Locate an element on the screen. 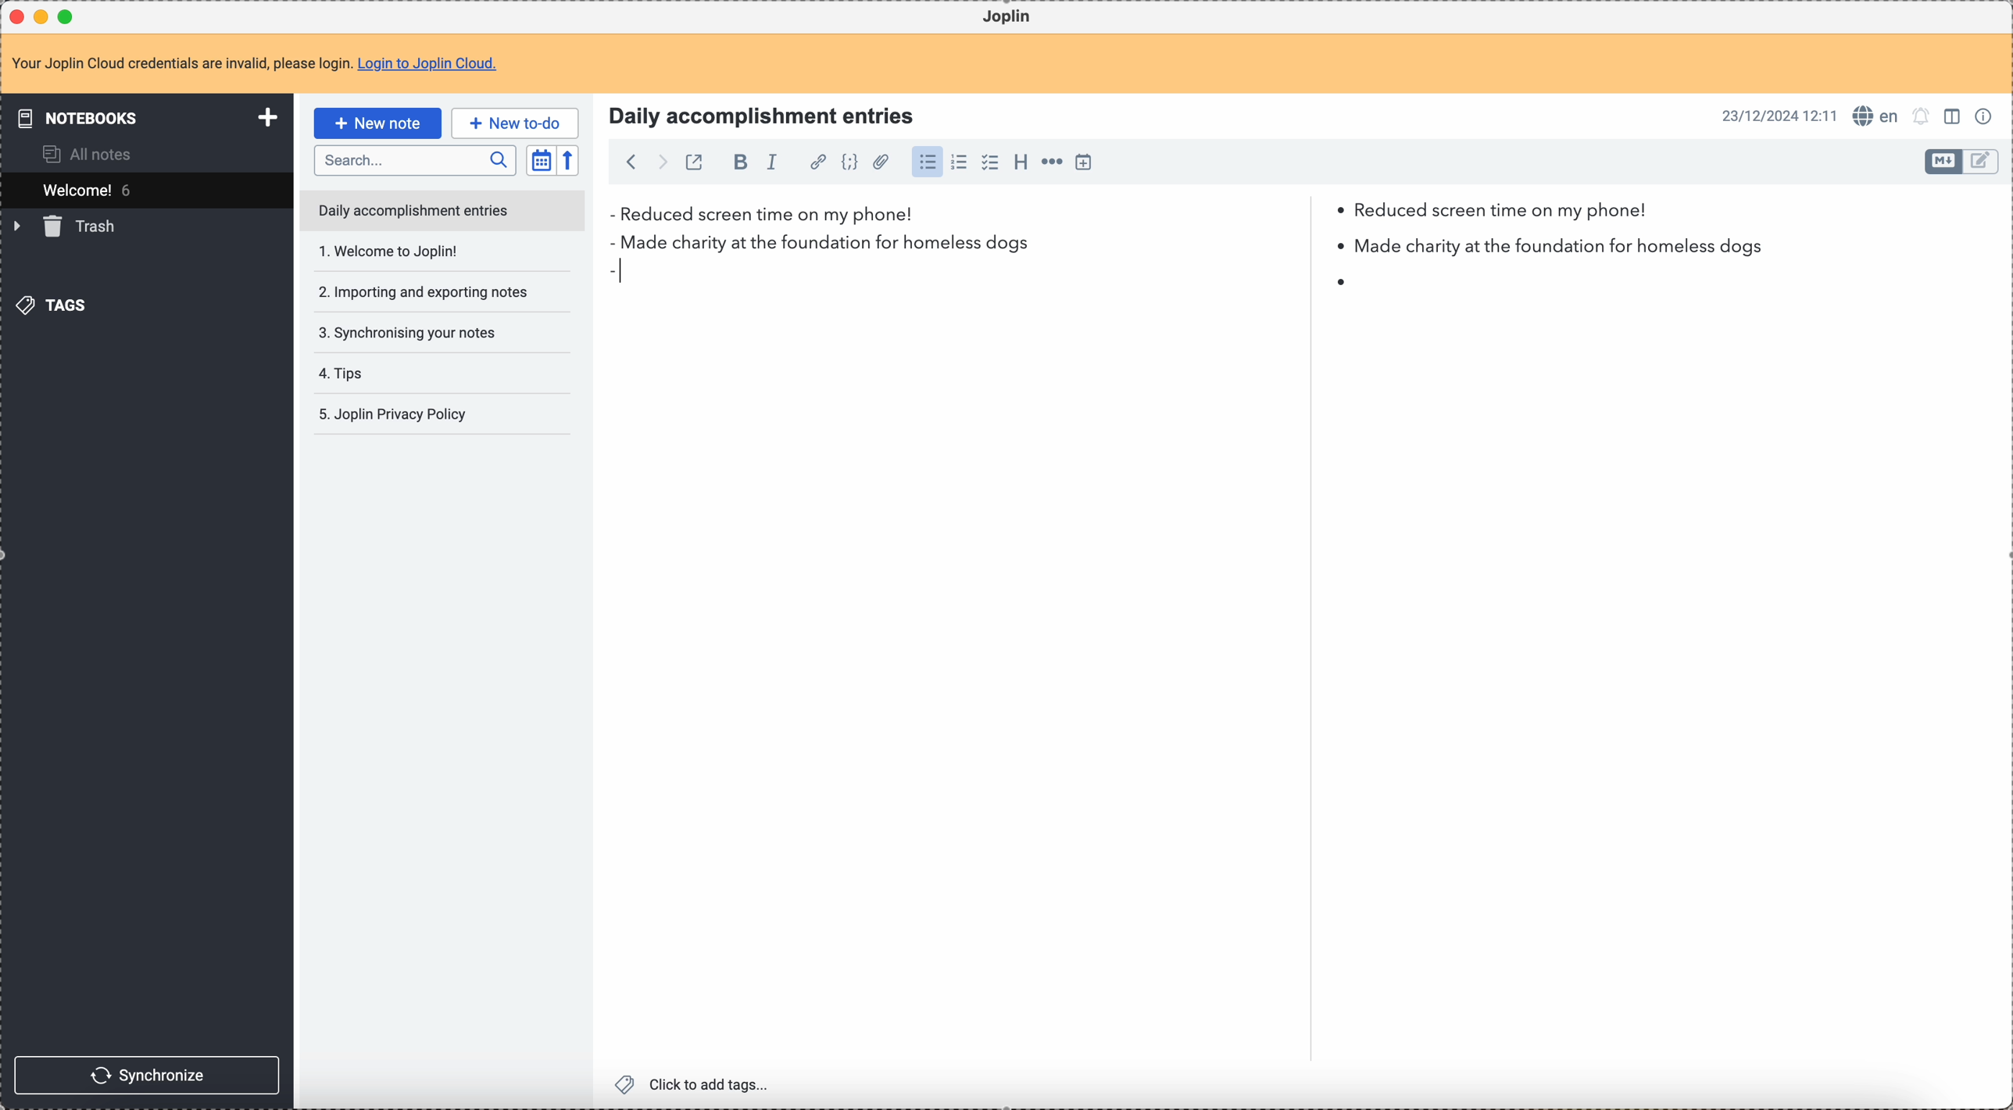  all notes is located at coordinates (80, 154).